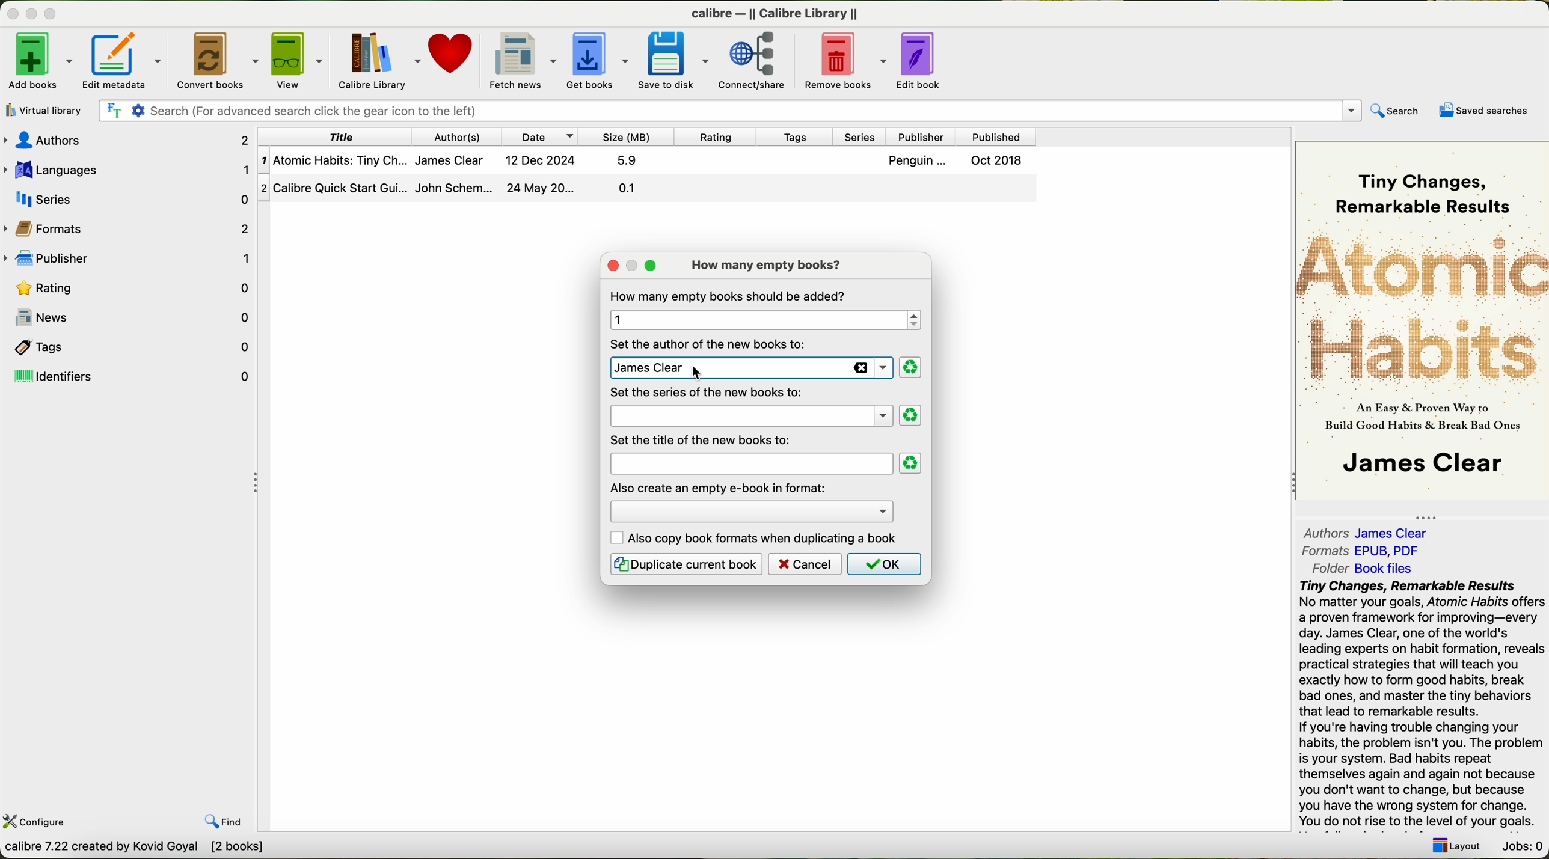 The image size is (1549, 859). Describe the element at coordinates (128, 317) in the screenshot. I see `news` at that location.